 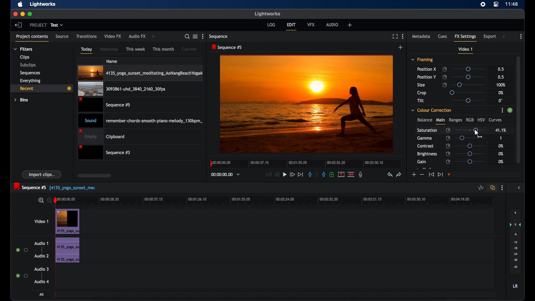 What do you see at coordinates (305, 165) in the screenshot?
I see `timeline` at bounding box center [305, 165].